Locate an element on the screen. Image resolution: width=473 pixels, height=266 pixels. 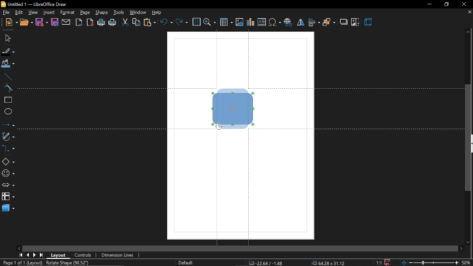
flip is located at coordinates (300, 22).